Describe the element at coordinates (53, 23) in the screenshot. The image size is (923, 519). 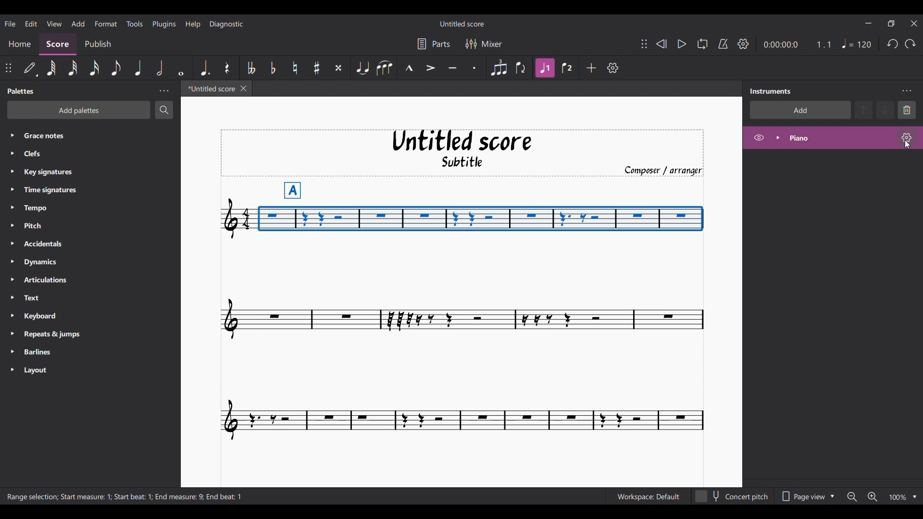
I see `View menu` at that location.